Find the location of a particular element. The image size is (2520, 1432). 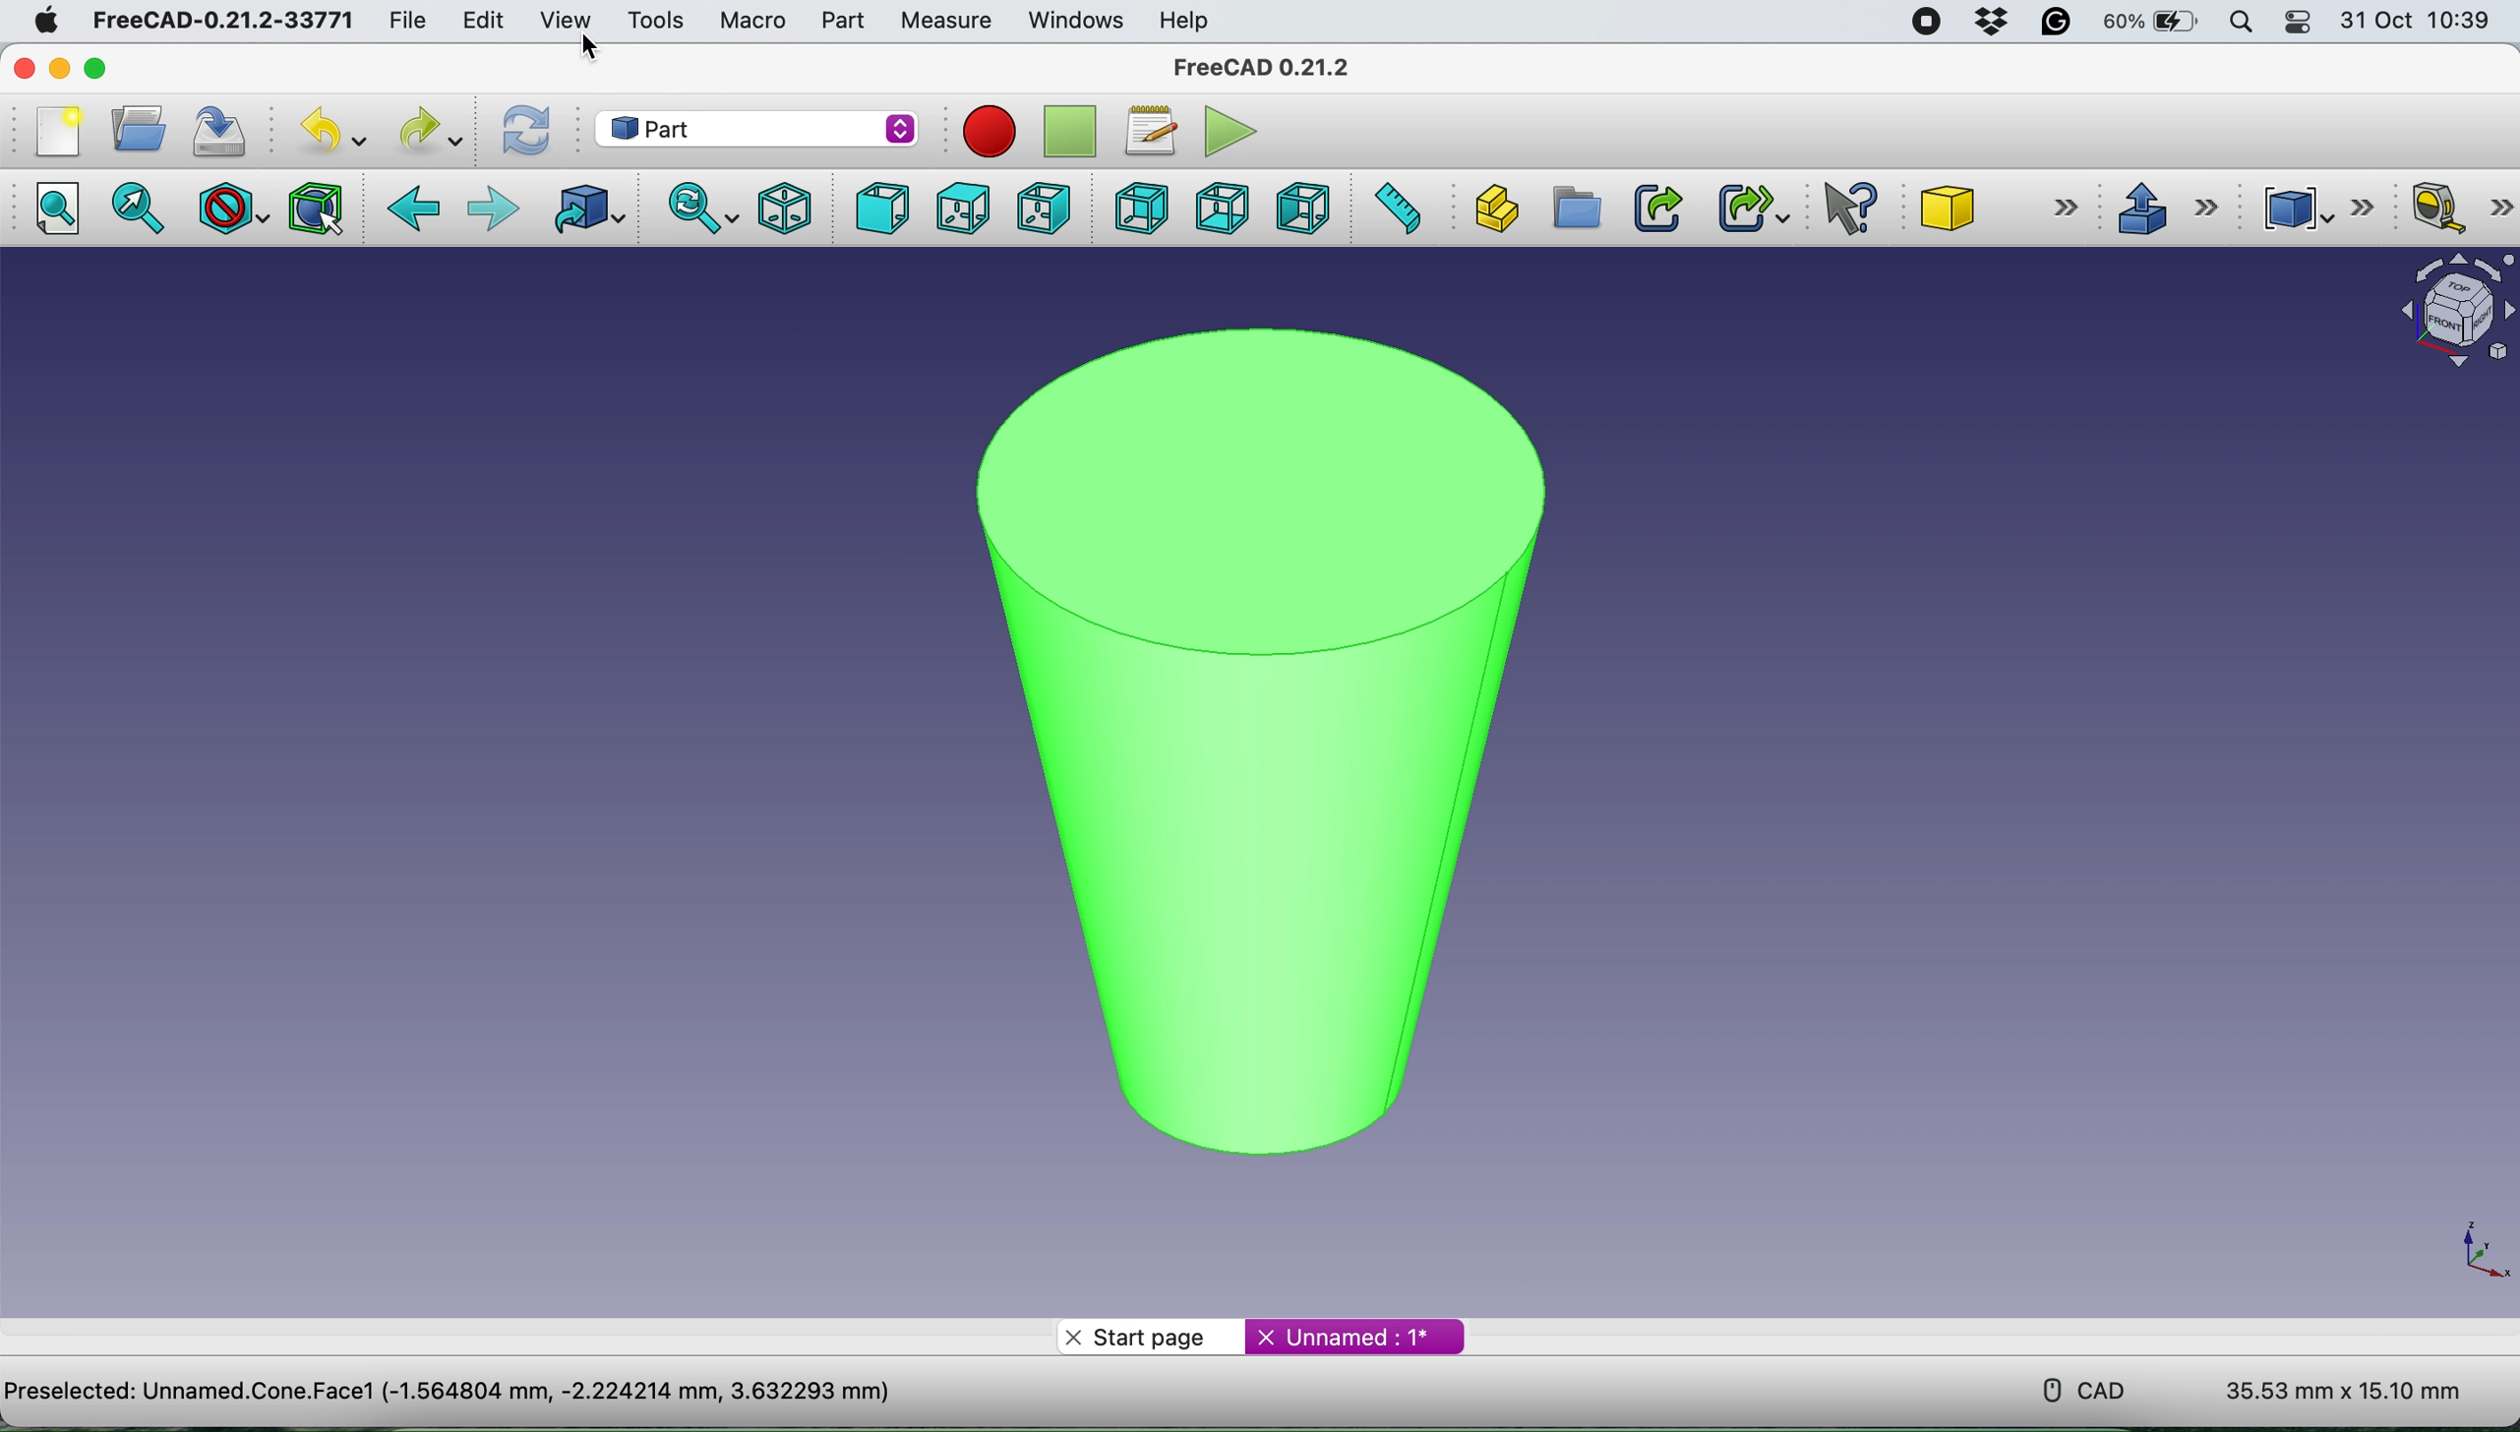

cursor is located at coordinates (581, 47).